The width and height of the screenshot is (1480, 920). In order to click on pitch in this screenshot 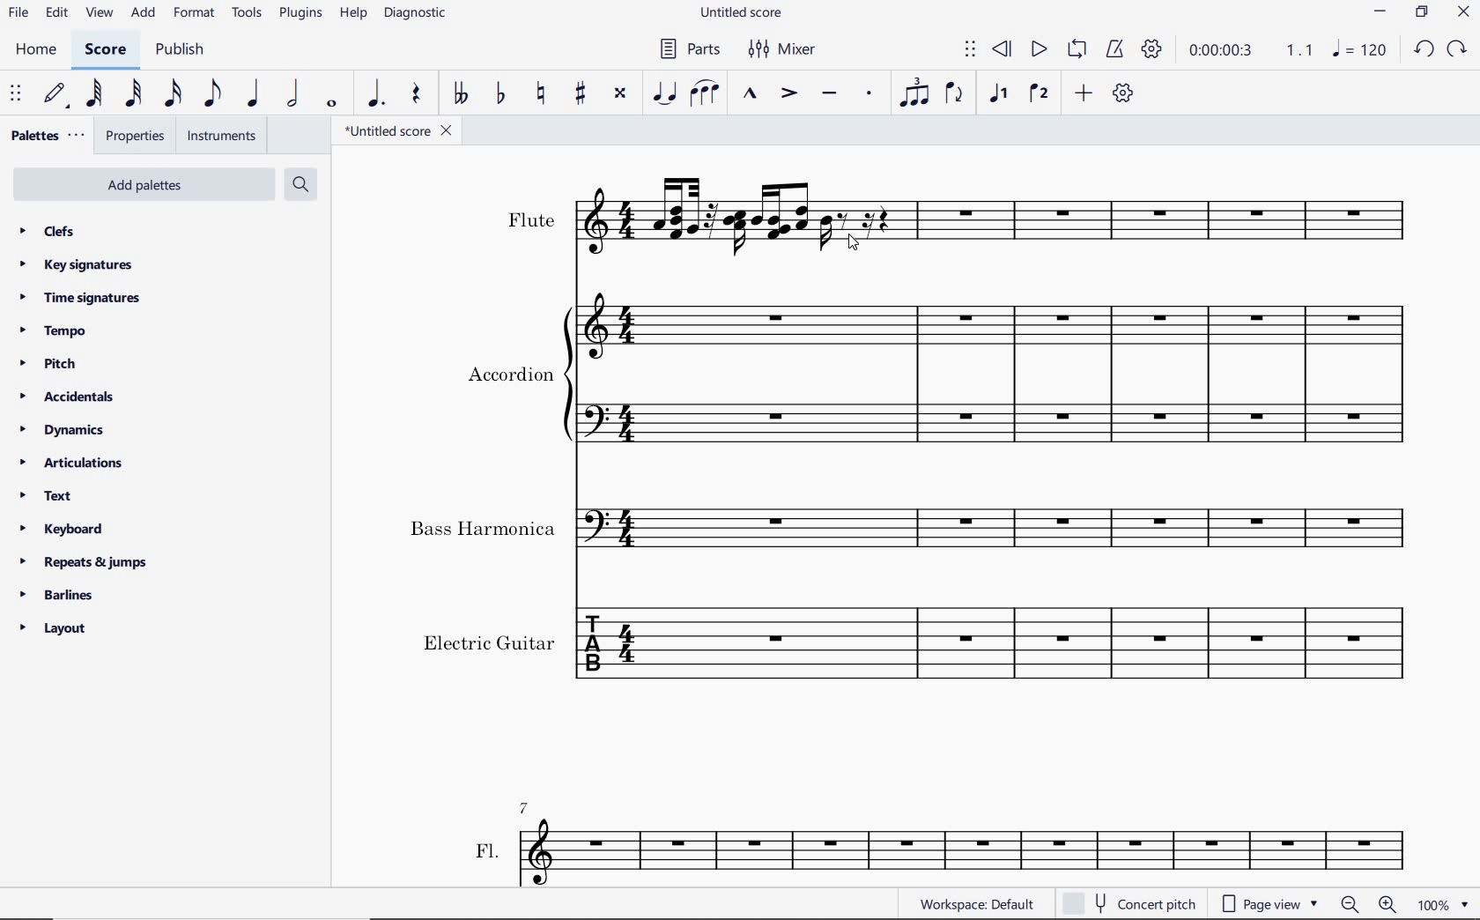, I will do `click(46, 362)`.